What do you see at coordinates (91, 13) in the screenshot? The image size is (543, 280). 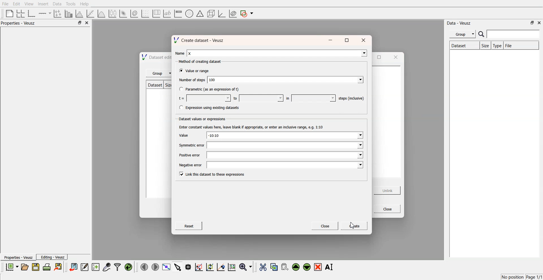 I see `fit a function` at bounding box center [91, 13].